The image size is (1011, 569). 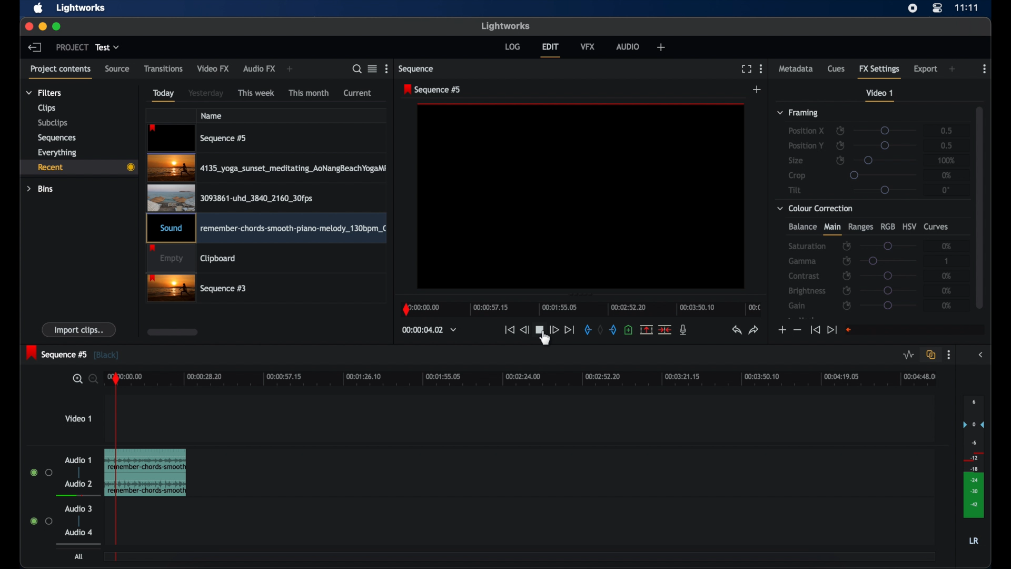 I want to click on enable/disable keyframes, so click(x=848, y=307).